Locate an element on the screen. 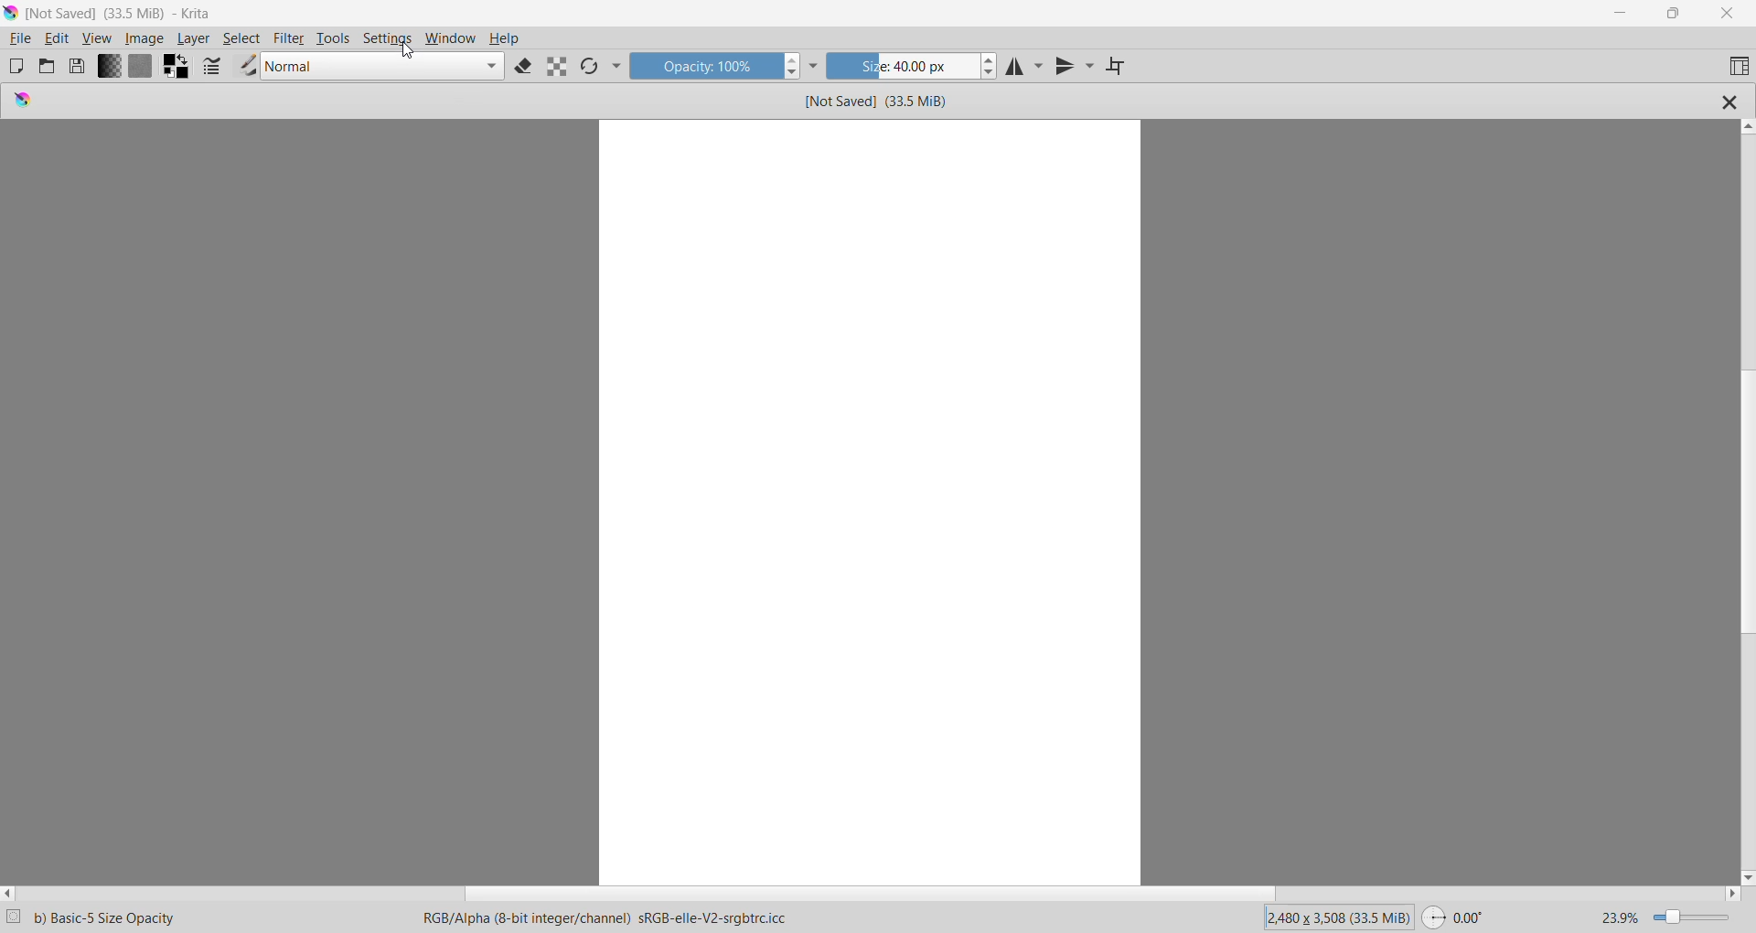  Fill Gradients is located at coordinates (109, 66).